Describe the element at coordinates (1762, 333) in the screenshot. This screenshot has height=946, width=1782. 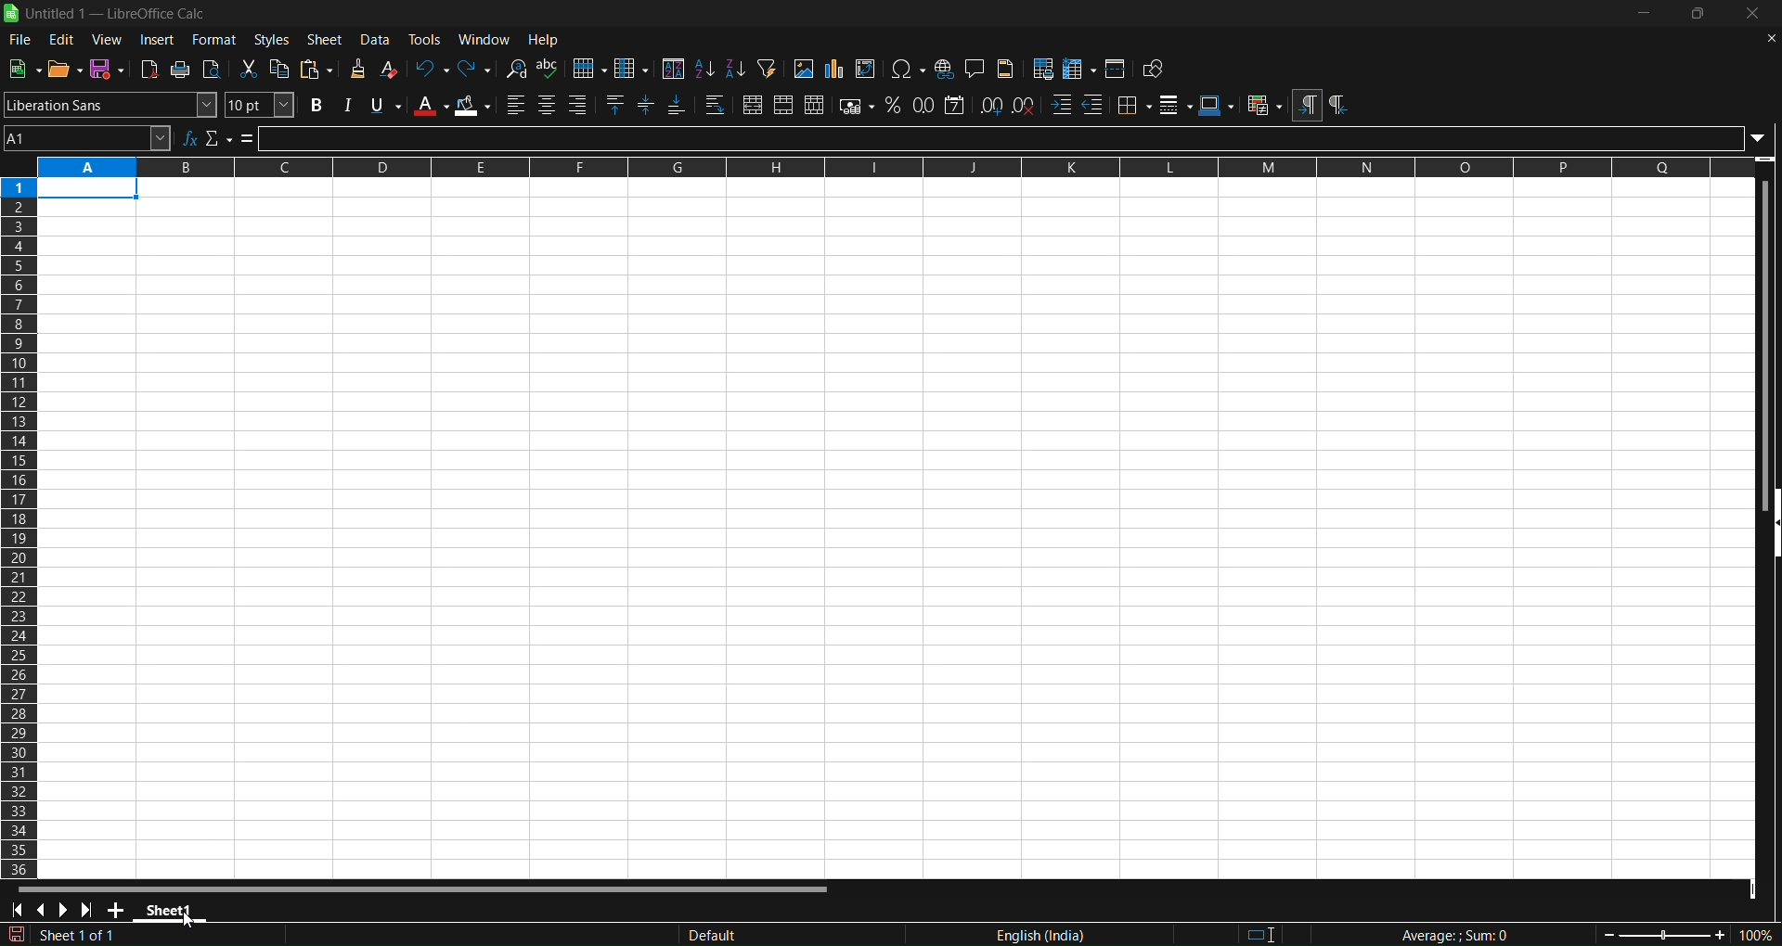
I see `vertical scroll bar` at that location.